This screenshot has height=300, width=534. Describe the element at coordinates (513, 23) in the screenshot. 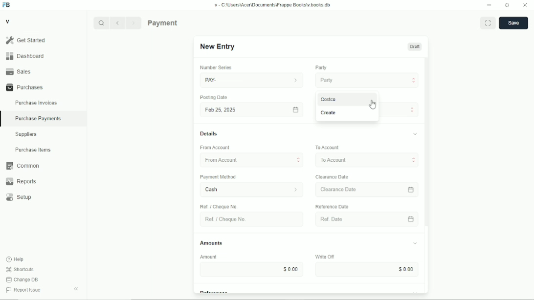

I see `save` at that location.